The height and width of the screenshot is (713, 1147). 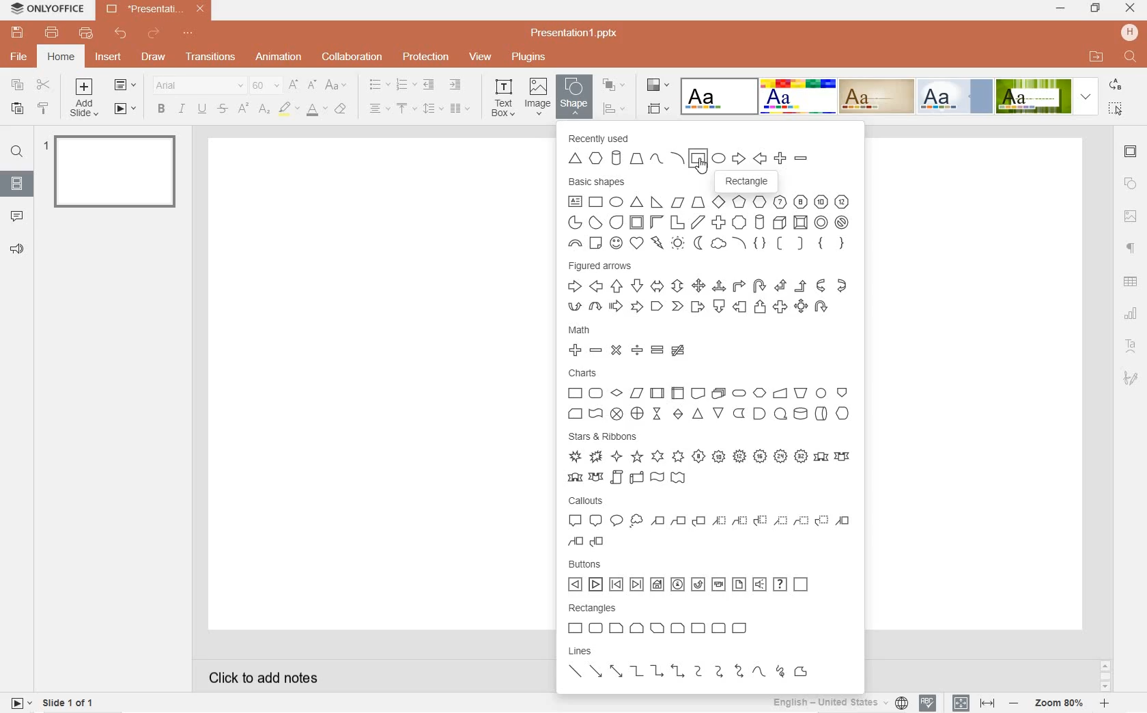 I want to click on add slide, so click(x=86, y=99).